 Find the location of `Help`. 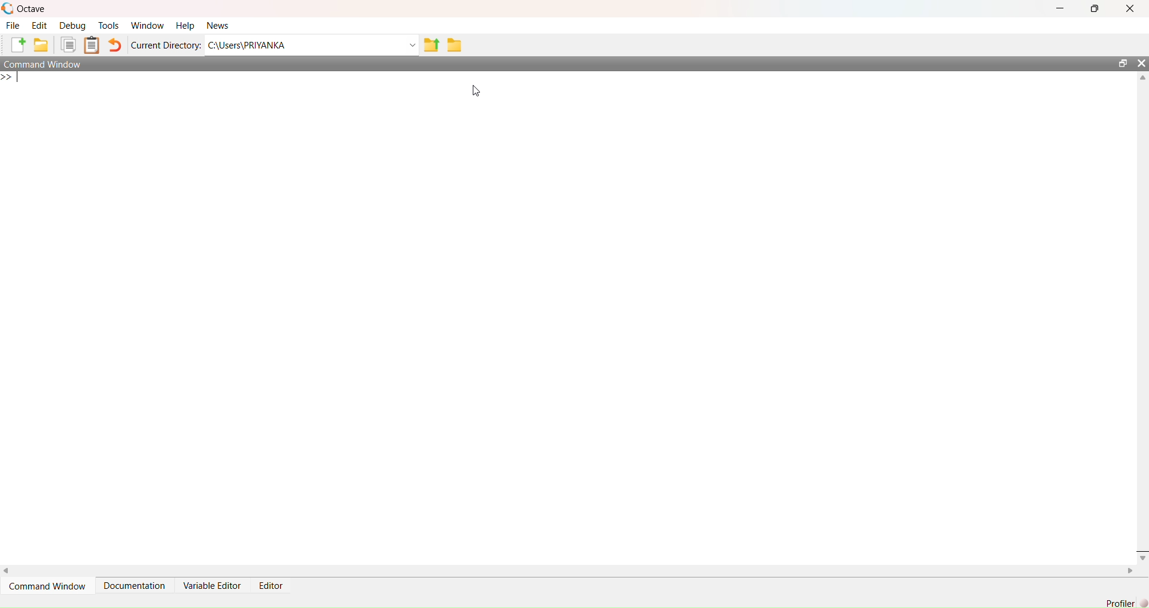

Help is located at coordinates (184, 26).